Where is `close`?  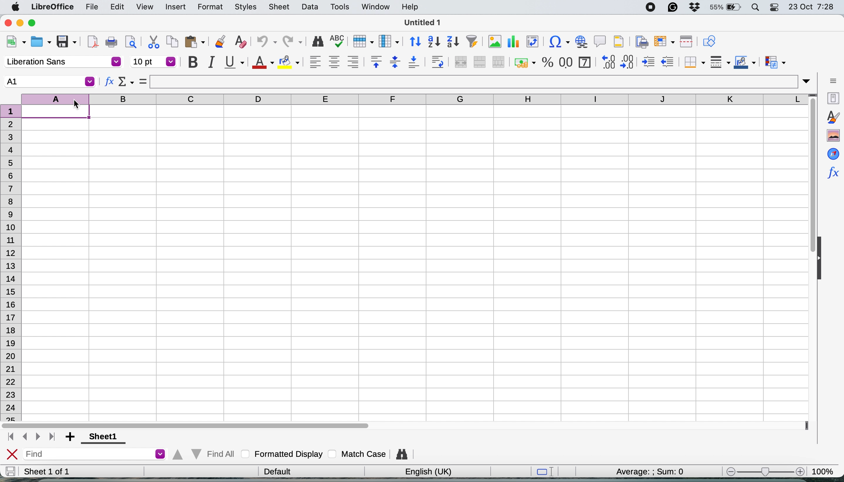
close is located at coordinates (7, 23).